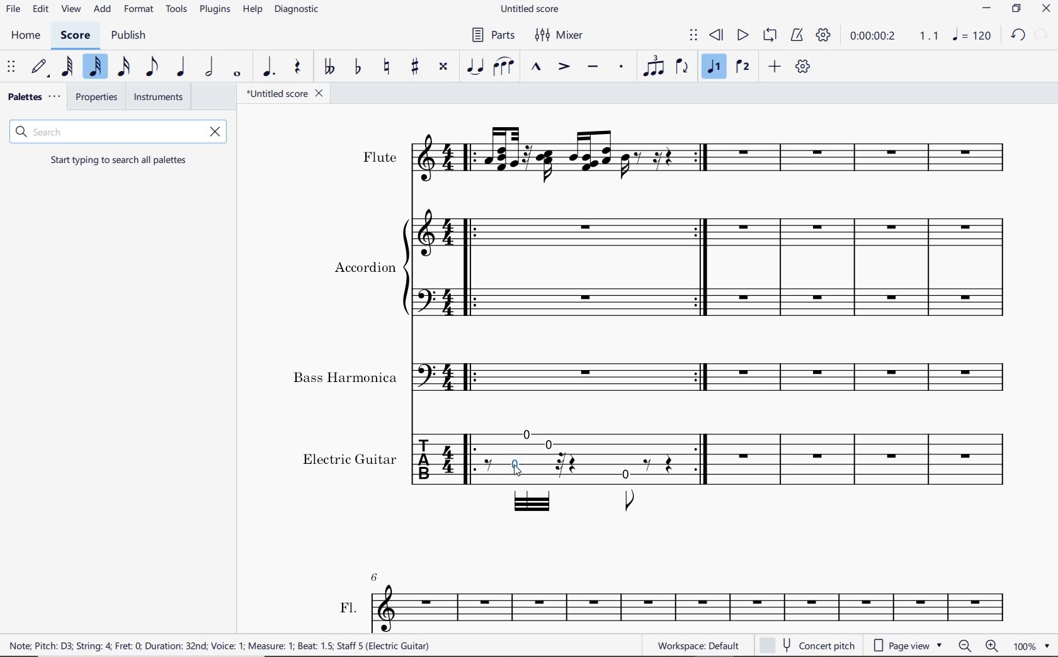  Describe the element at coordinates (387, 67) in the screenshot. I see `toggle natural` at that location.